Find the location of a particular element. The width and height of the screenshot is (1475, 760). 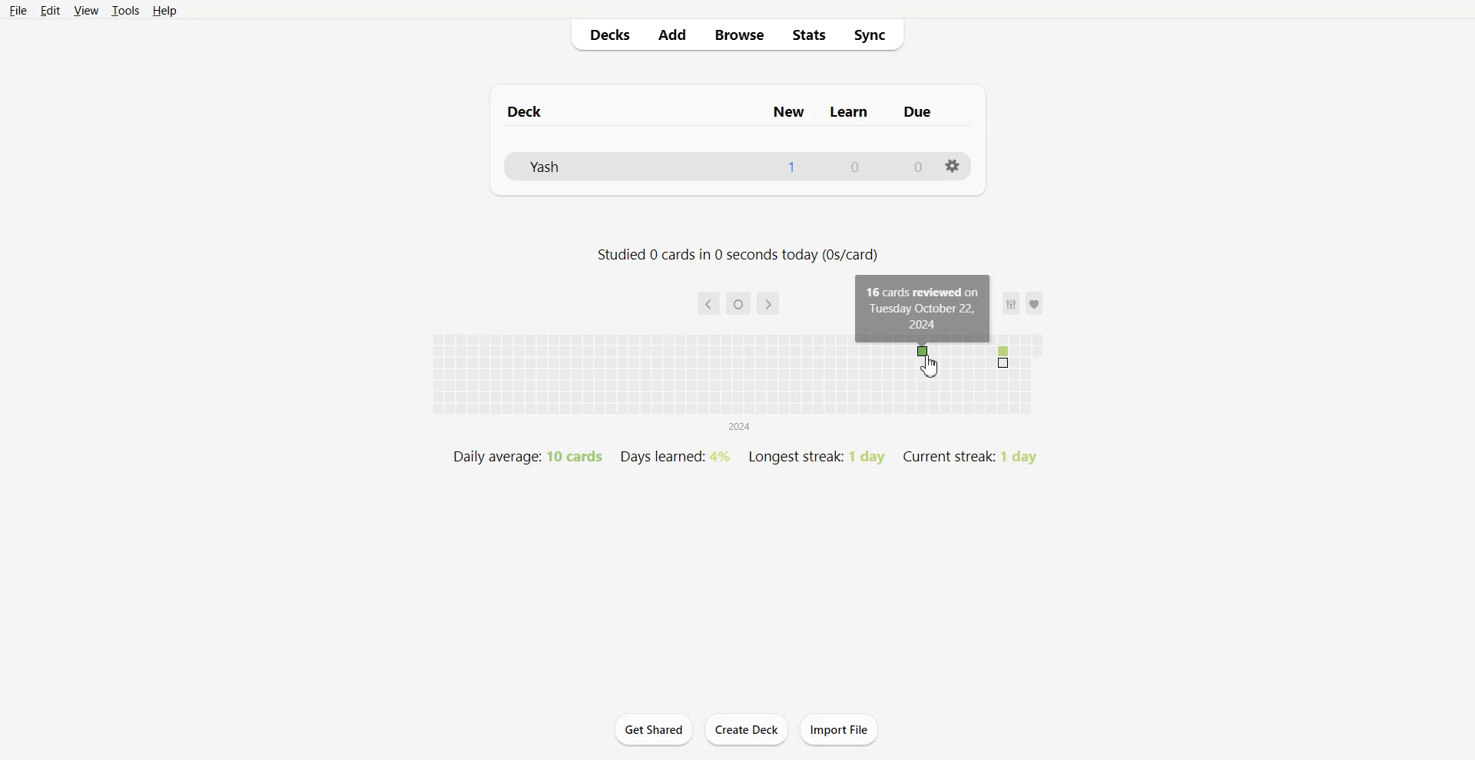

daily average: 10 cards is located at coordinates (526, 456).